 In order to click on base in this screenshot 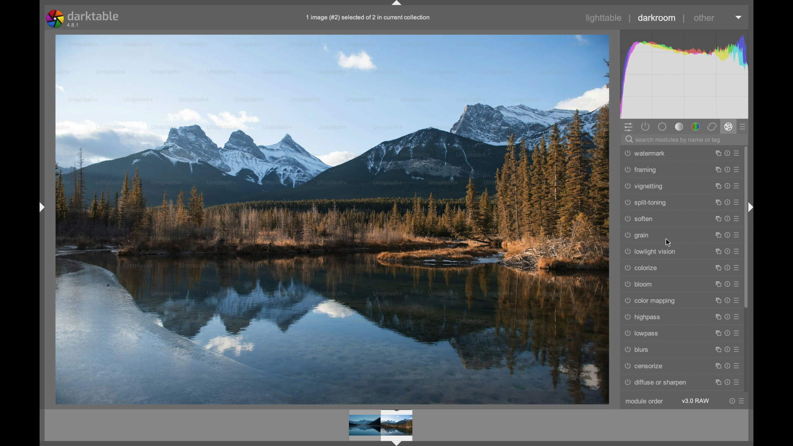, I will do `click(662, 127)`.